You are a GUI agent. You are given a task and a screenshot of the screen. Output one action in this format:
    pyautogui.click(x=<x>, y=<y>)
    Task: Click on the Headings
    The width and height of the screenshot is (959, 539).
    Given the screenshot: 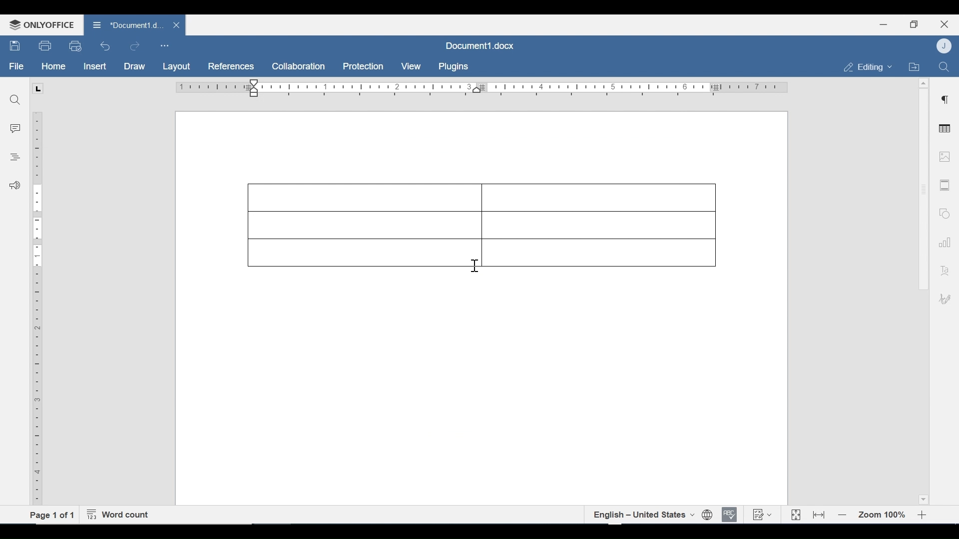 What is the action you would take?
    pyautogui.click(x=14, y=156)
    